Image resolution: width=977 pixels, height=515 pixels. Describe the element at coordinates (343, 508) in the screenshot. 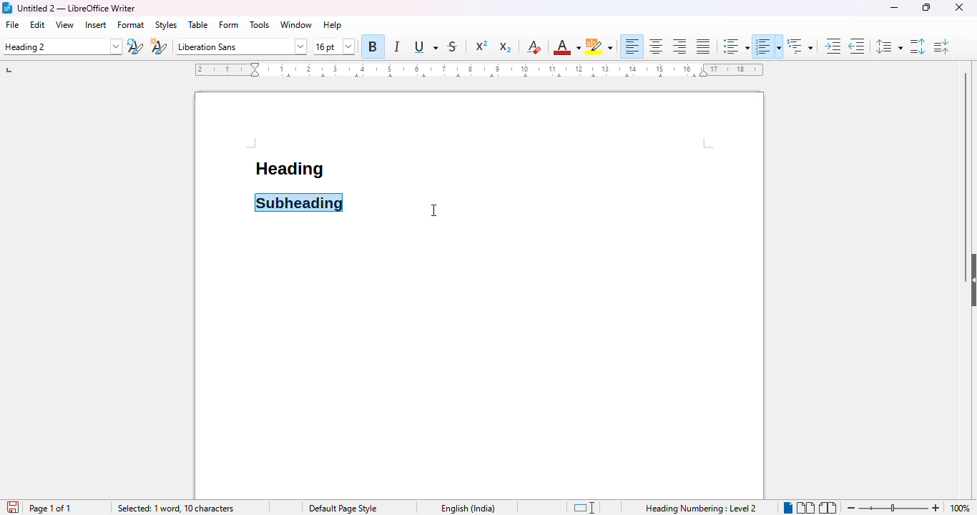

I see `page style` at that location.